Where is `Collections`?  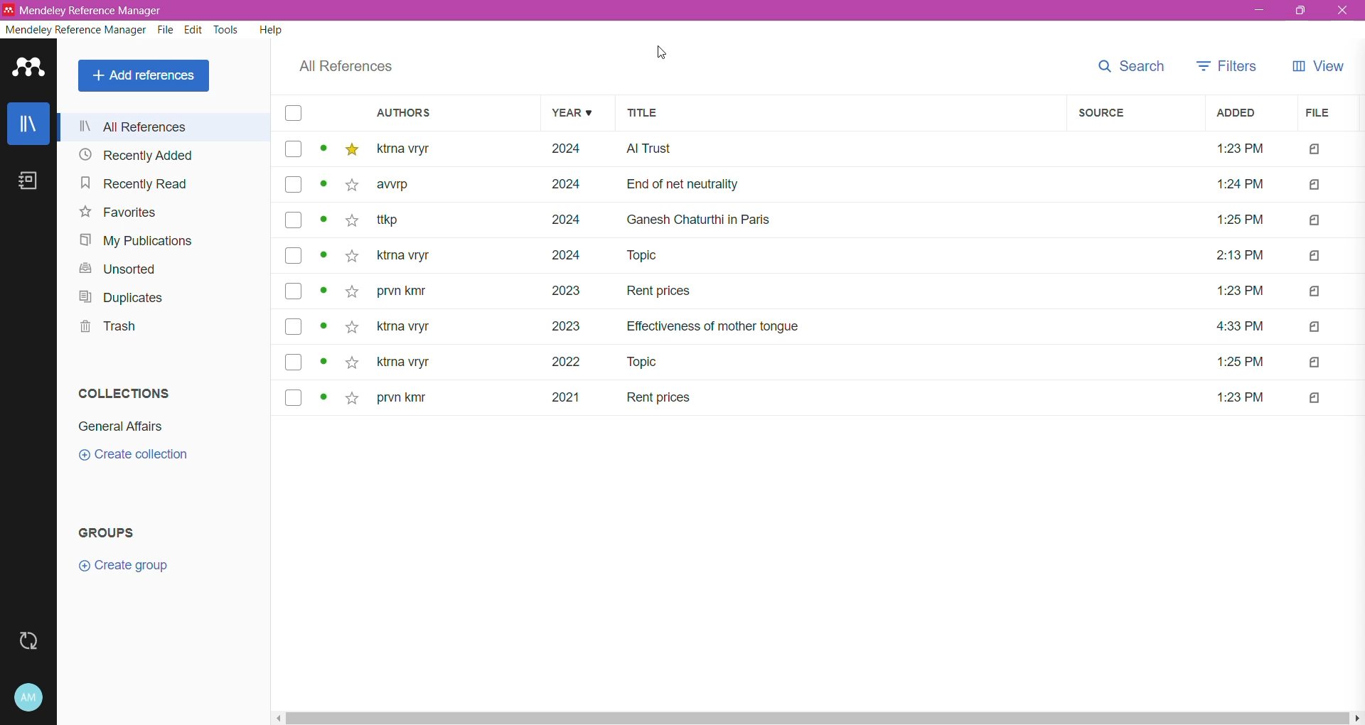
Collections is located at coordinates (122, 392).